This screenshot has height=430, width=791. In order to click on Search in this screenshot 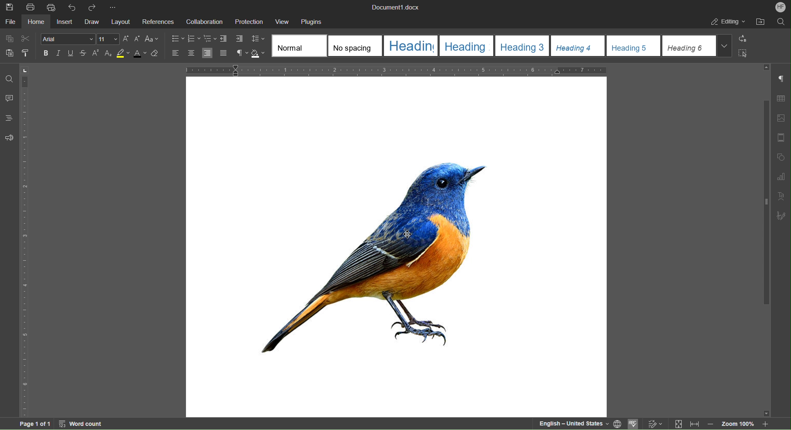, I will do `click(781, 22)`.